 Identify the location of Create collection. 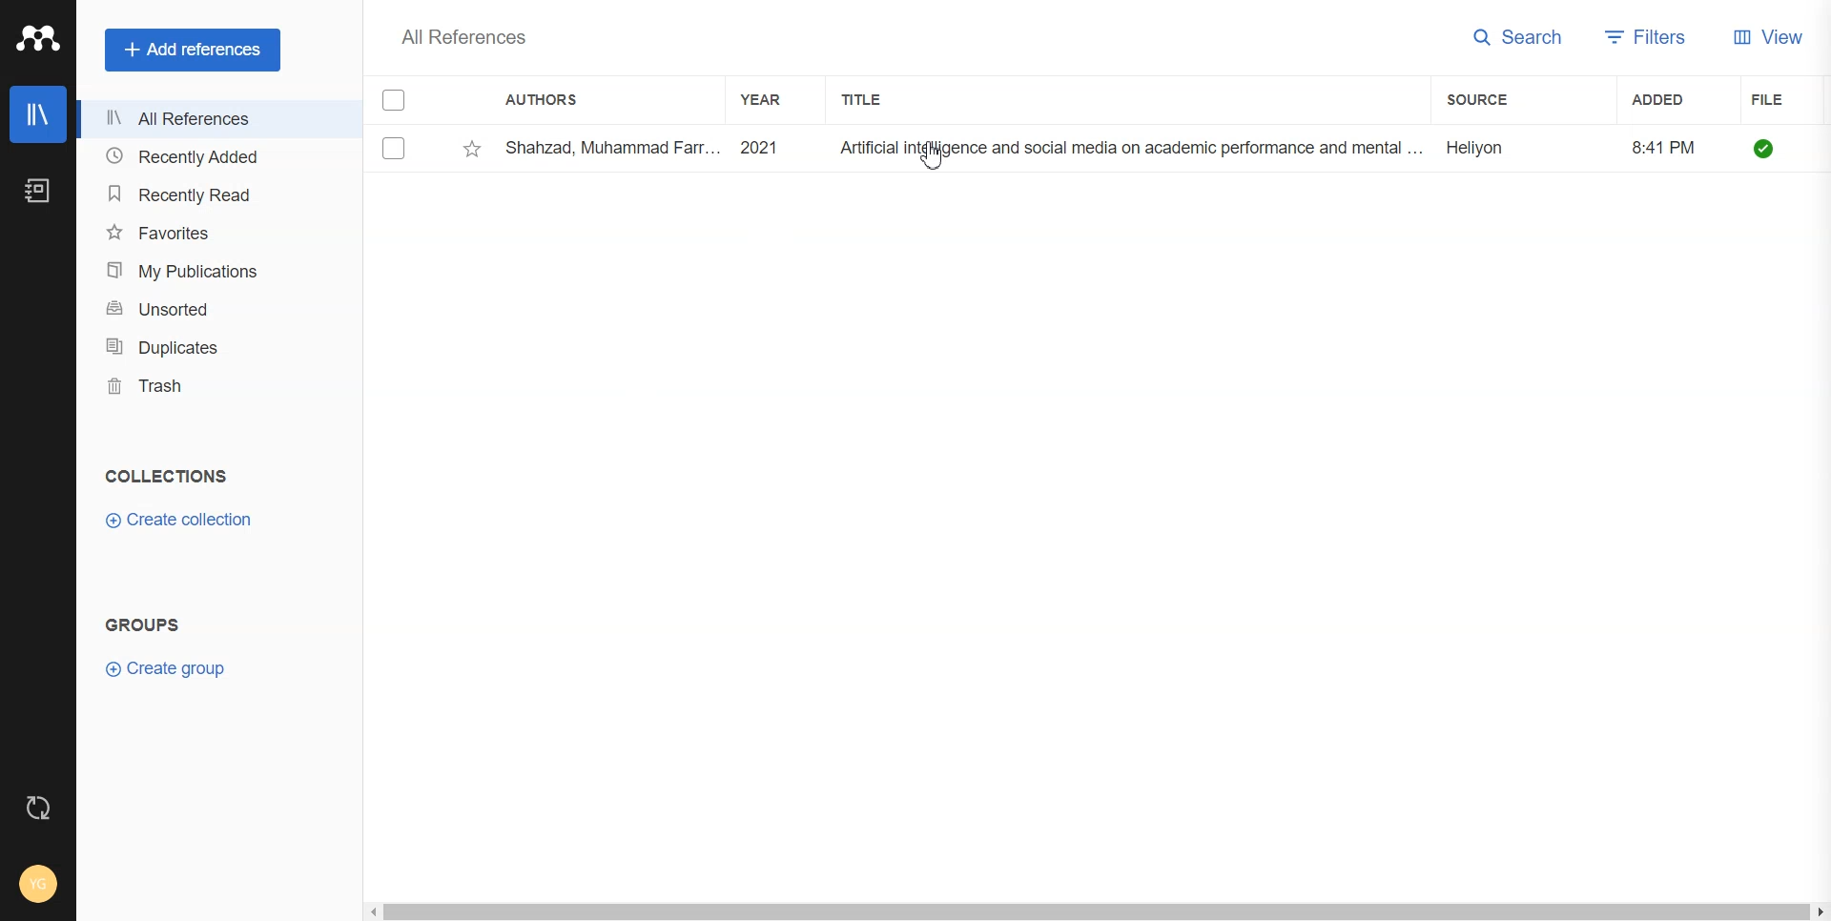
(180, 520).